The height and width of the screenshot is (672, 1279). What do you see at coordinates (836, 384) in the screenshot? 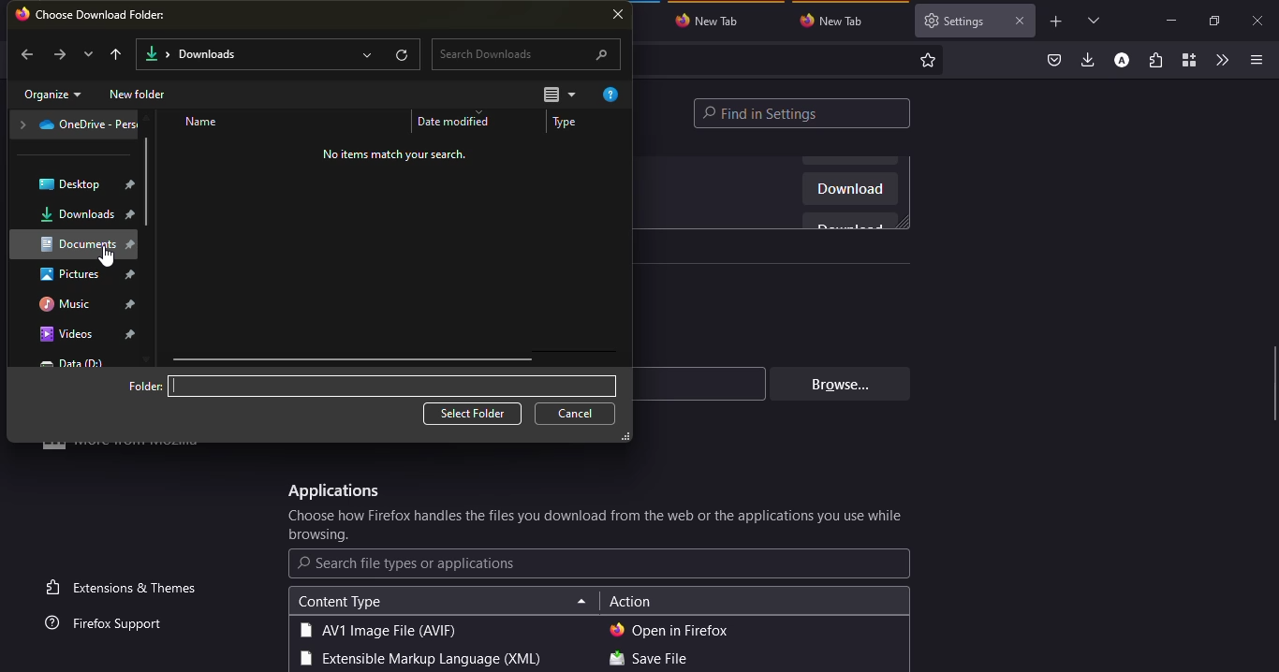
I see `browse` at bounding box center [836, 384].